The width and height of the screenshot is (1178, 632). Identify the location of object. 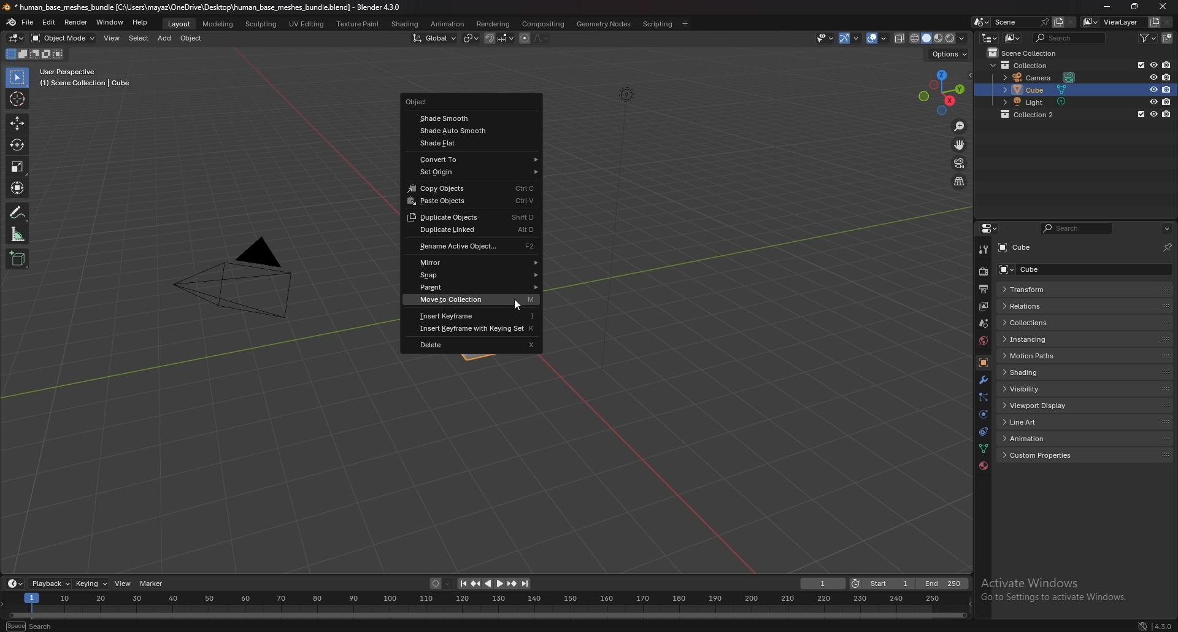
(192, 38).